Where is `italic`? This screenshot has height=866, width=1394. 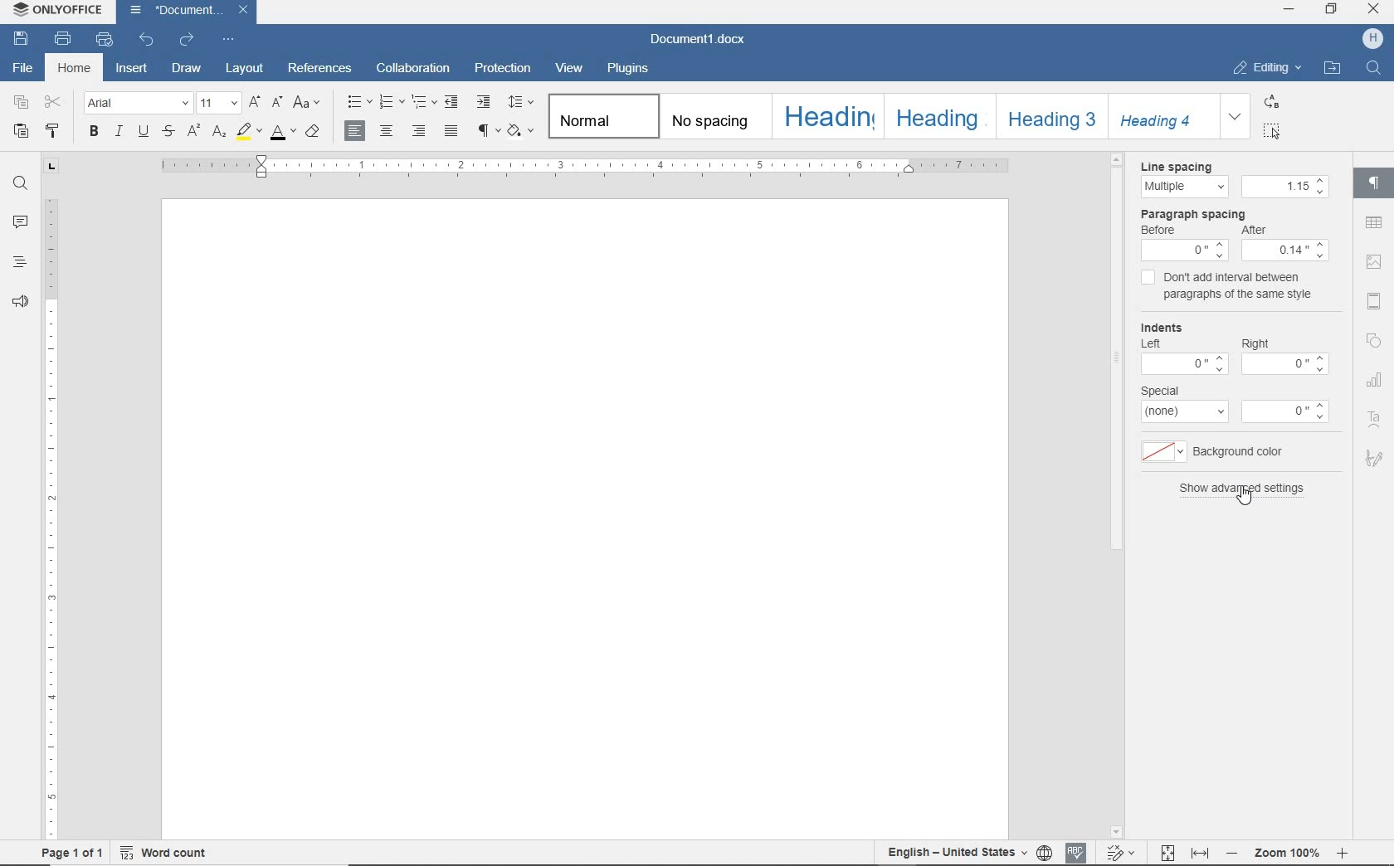
italic is located at coordinates (119, 133).